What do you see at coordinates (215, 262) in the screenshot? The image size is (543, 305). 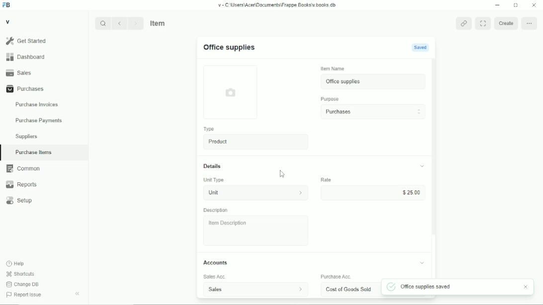 I see `accounts` at bounding box center [215, 262].